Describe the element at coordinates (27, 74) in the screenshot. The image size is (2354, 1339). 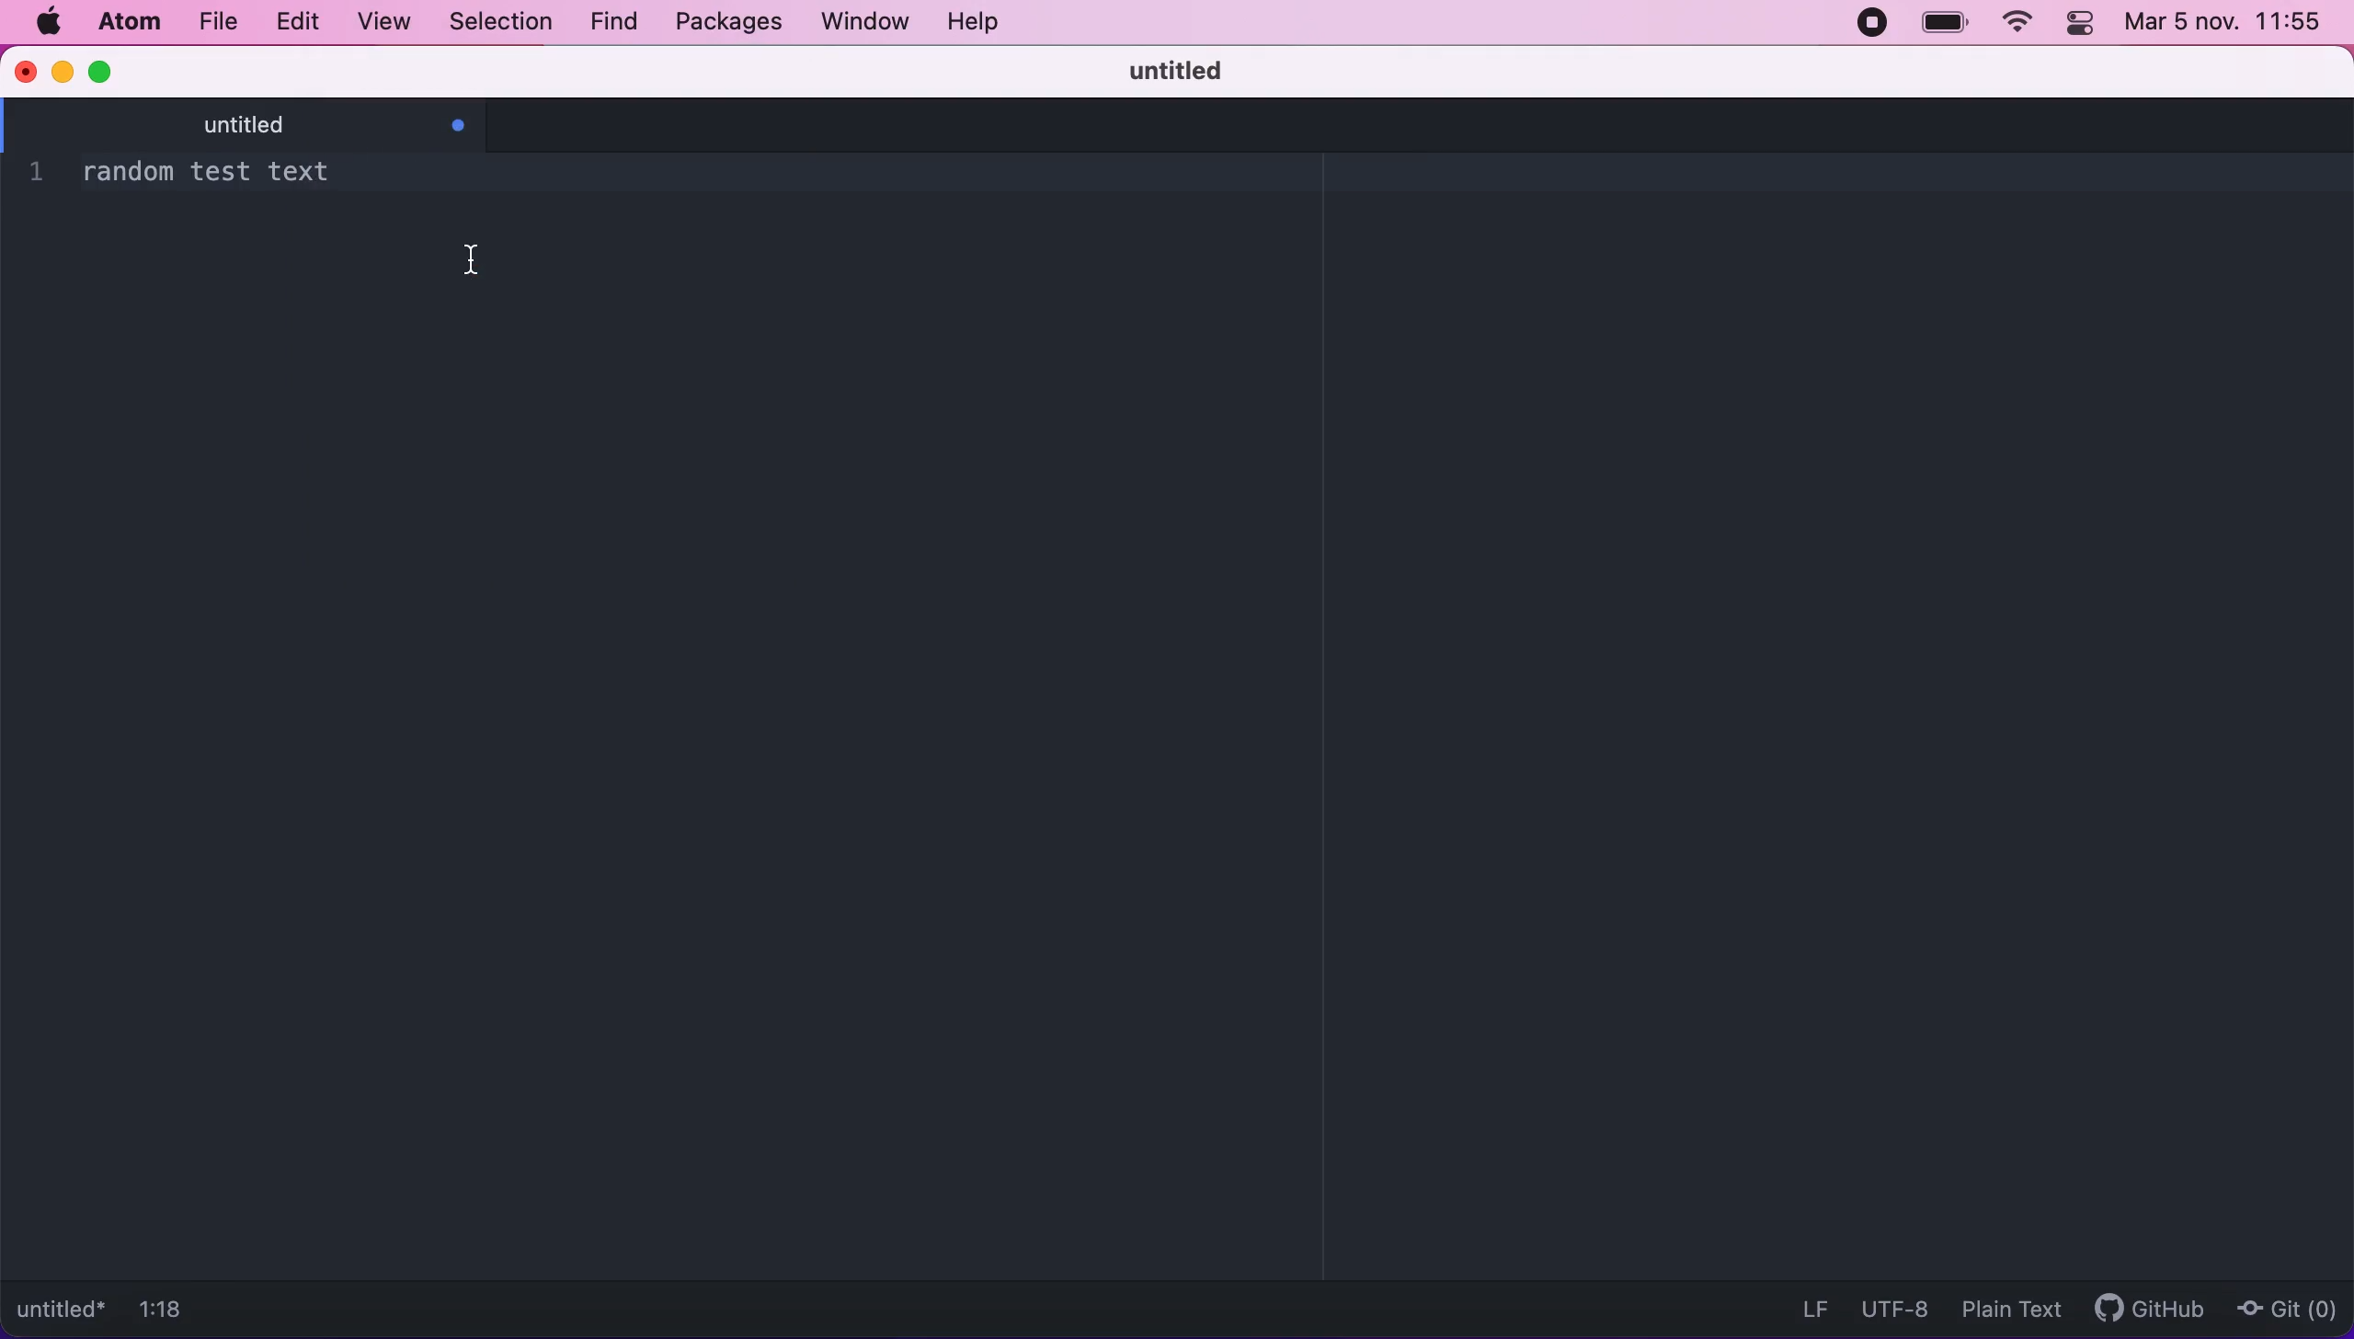
I see `close` at that location.